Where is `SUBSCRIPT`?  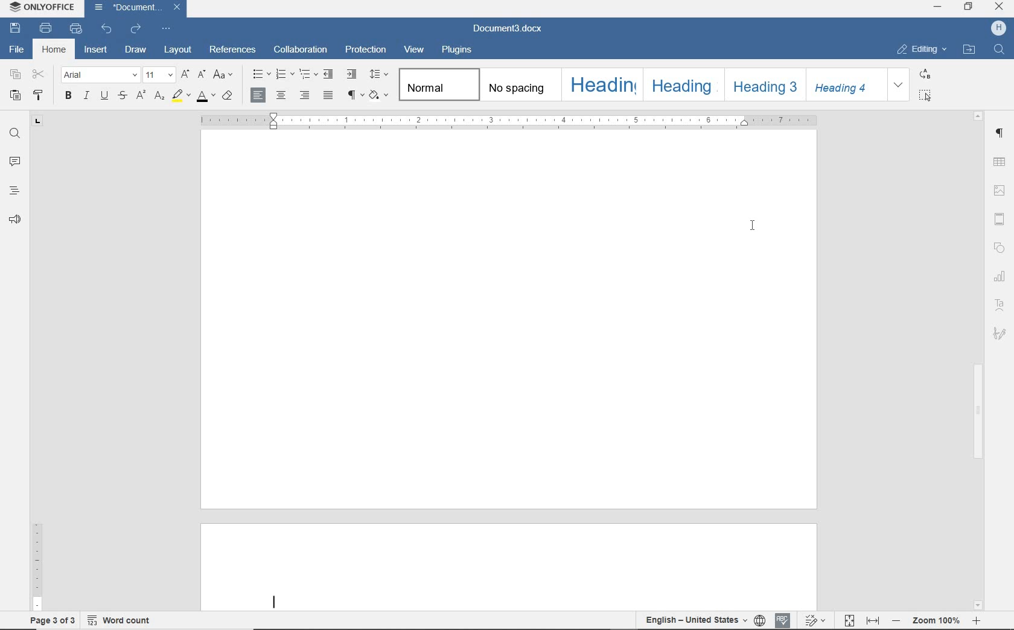 SUBSCRIPT is located at coordinates (159, 95).